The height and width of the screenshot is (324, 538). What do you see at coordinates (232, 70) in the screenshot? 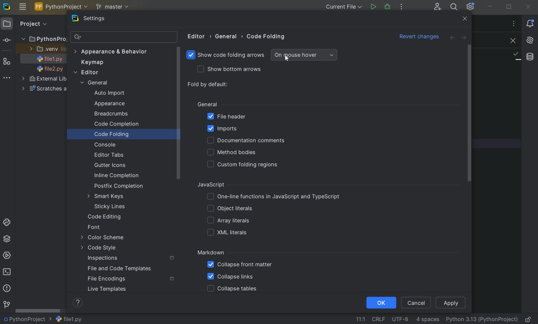
I see `SHOW BUTTON ARROWS` at bounding box center [232, 70].